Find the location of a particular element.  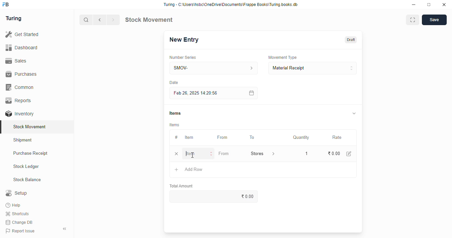

SMOV- is located at coordinates (214, 68).